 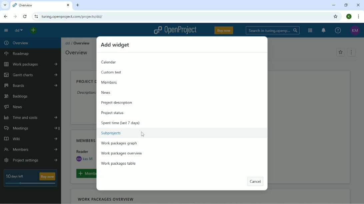 I want to click on Spent time, so click(x=121, y=123).